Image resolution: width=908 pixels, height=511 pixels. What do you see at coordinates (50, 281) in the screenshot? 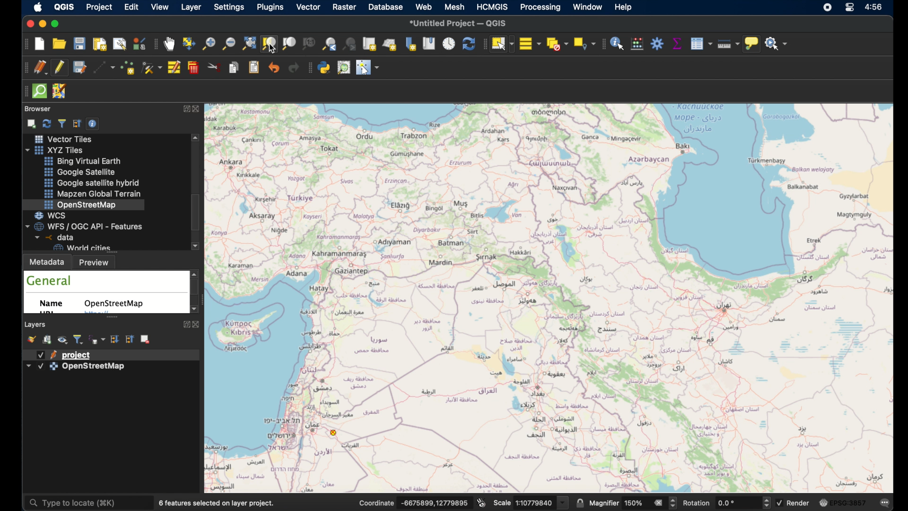
I see `general` at bounding box center [50, 281].